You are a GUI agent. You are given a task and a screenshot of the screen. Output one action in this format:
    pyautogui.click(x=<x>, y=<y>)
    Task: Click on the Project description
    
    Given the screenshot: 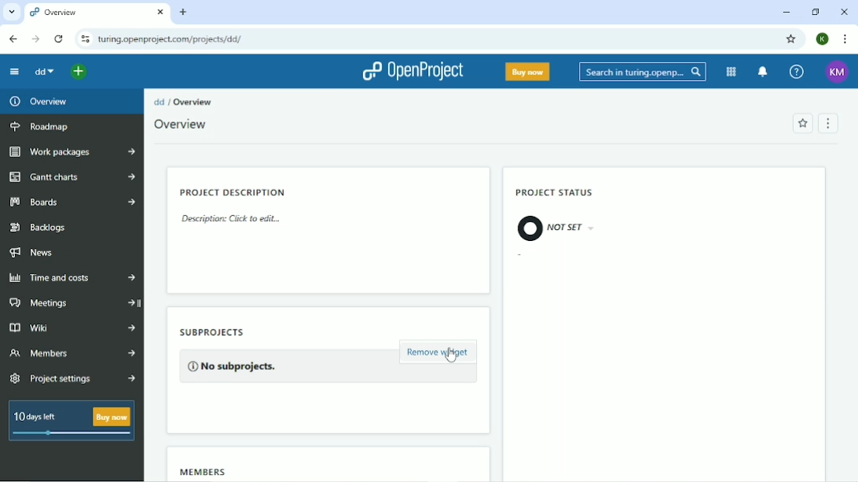 What is the action you would take?
    pyautogui.click(x=234, y=191)
    